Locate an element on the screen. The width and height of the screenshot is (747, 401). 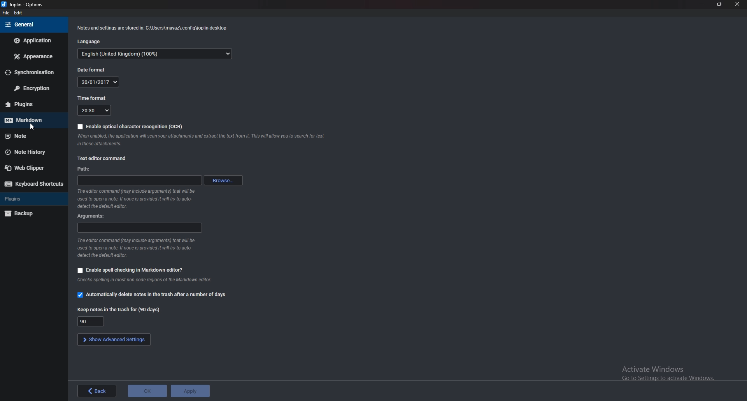
Arguments is located at coordinates (92, 216).